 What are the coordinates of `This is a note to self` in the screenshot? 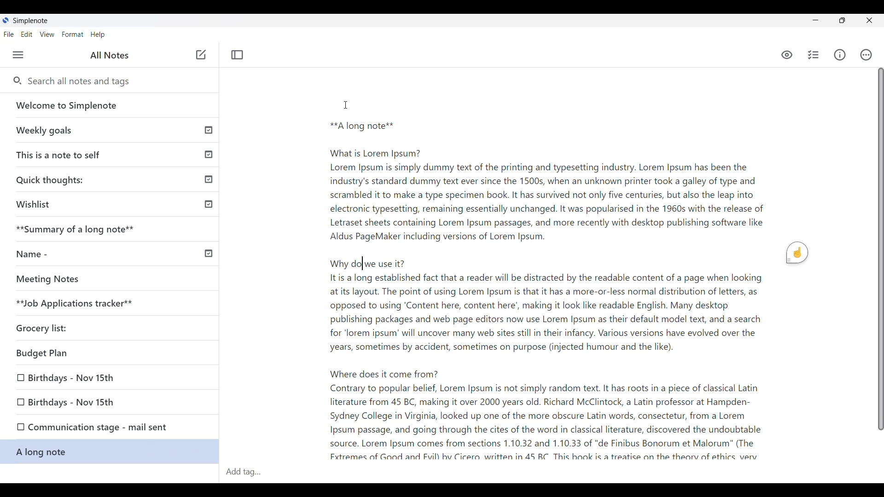 It's located at (111, 153).